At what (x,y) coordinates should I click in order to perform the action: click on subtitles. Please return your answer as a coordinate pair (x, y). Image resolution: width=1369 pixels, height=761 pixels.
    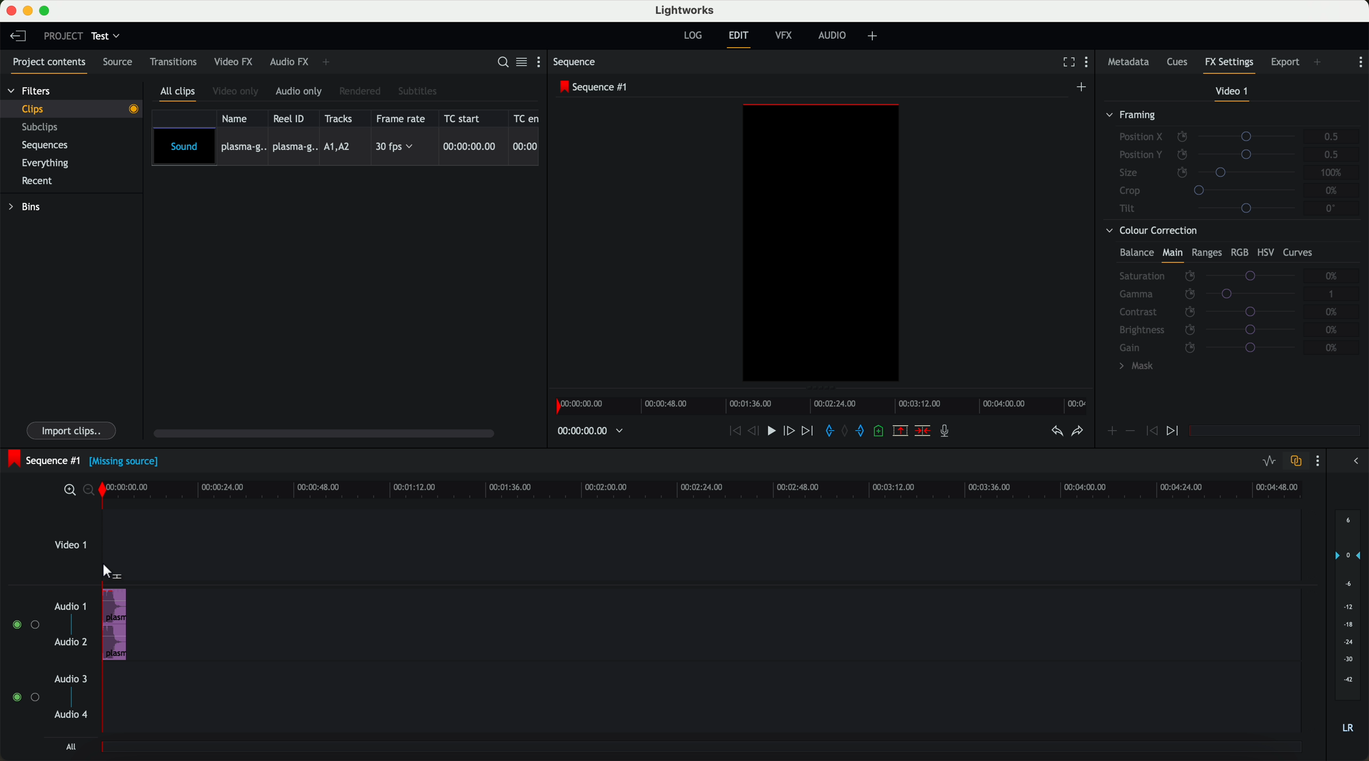
    Looking at the image, I should click on (419, 91).